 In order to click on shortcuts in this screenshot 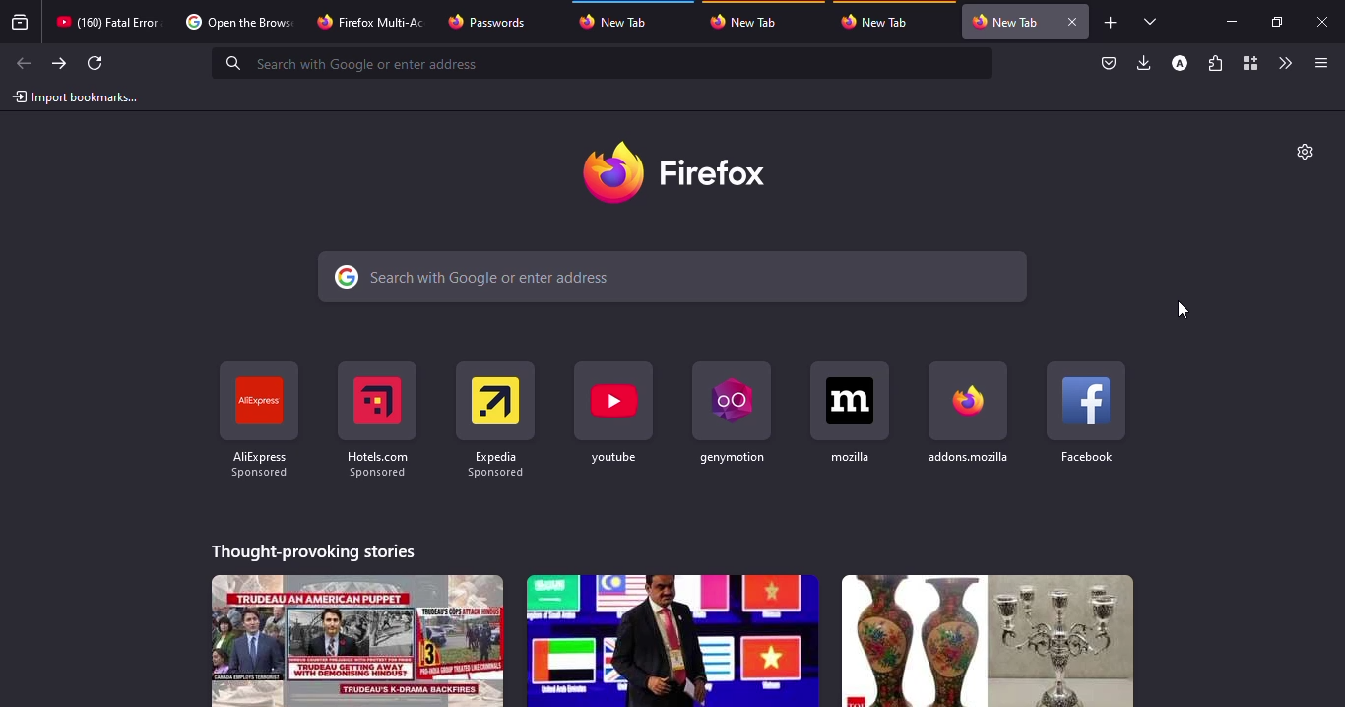, I will do `click(848, 411)`.